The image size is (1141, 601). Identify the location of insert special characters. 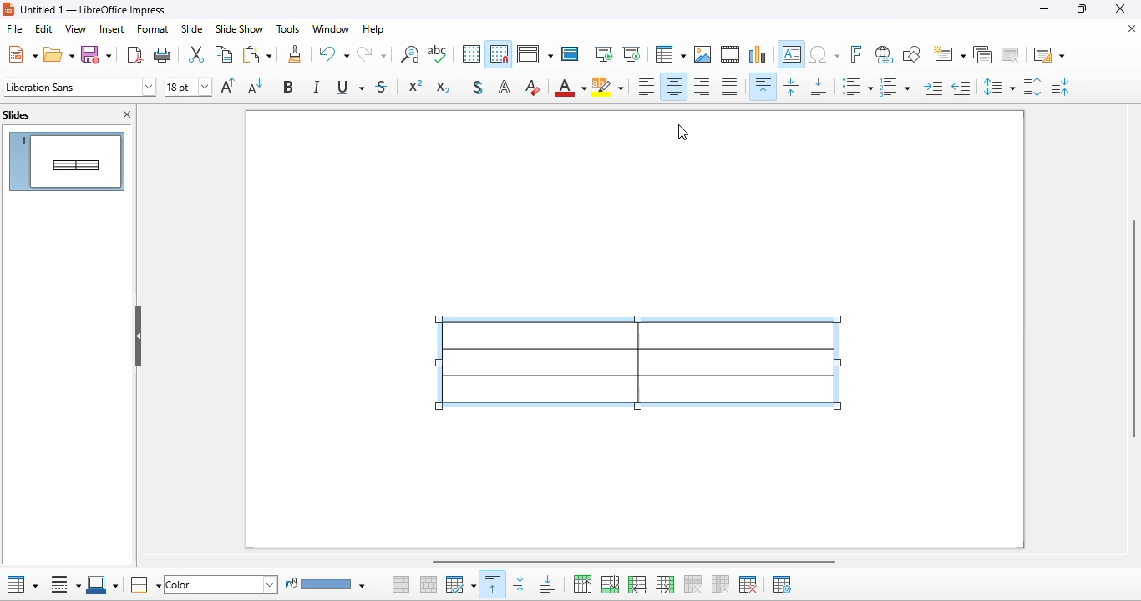
(824, 54).